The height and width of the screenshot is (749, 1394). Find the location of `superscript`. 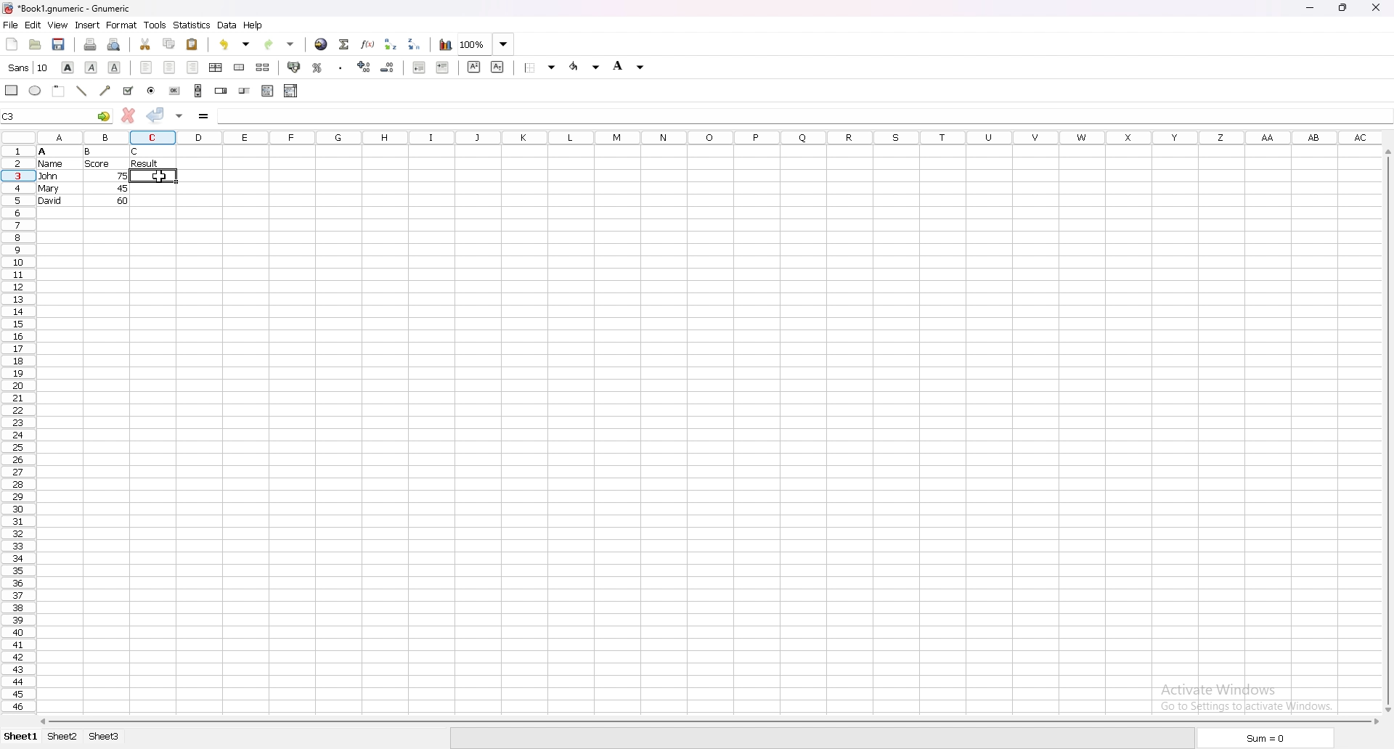

superscript is located at coordinates (474, 67).